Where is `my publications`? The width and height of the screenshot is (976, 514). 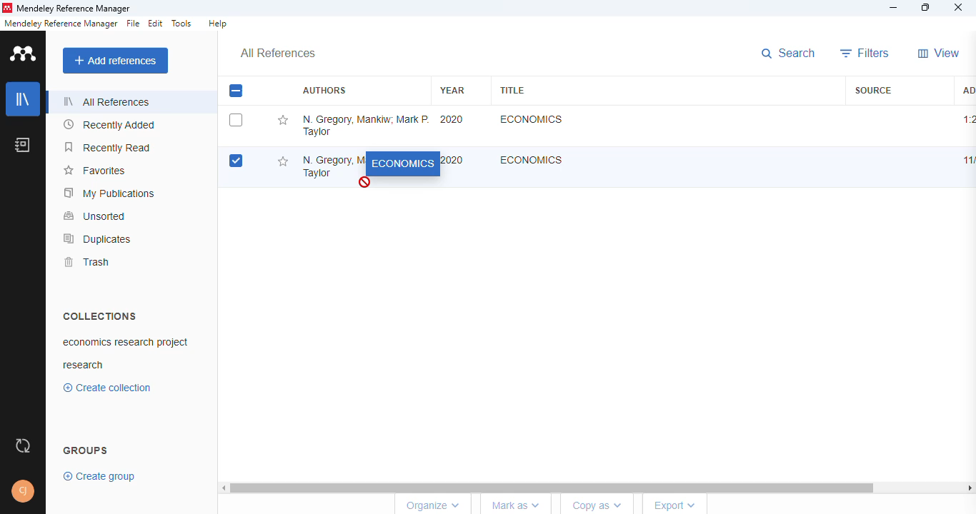 my publications is located at coordinates (110, 193).